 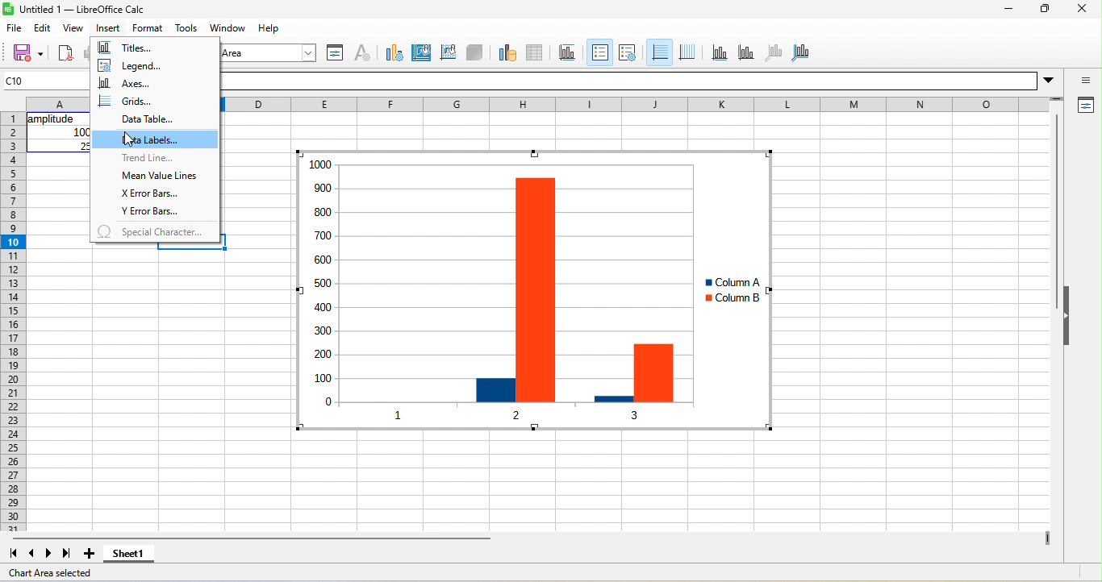 What do you see at coordinates (1081, 10) in the screenshot?
I see `close` at bounding box center [1081, 10].